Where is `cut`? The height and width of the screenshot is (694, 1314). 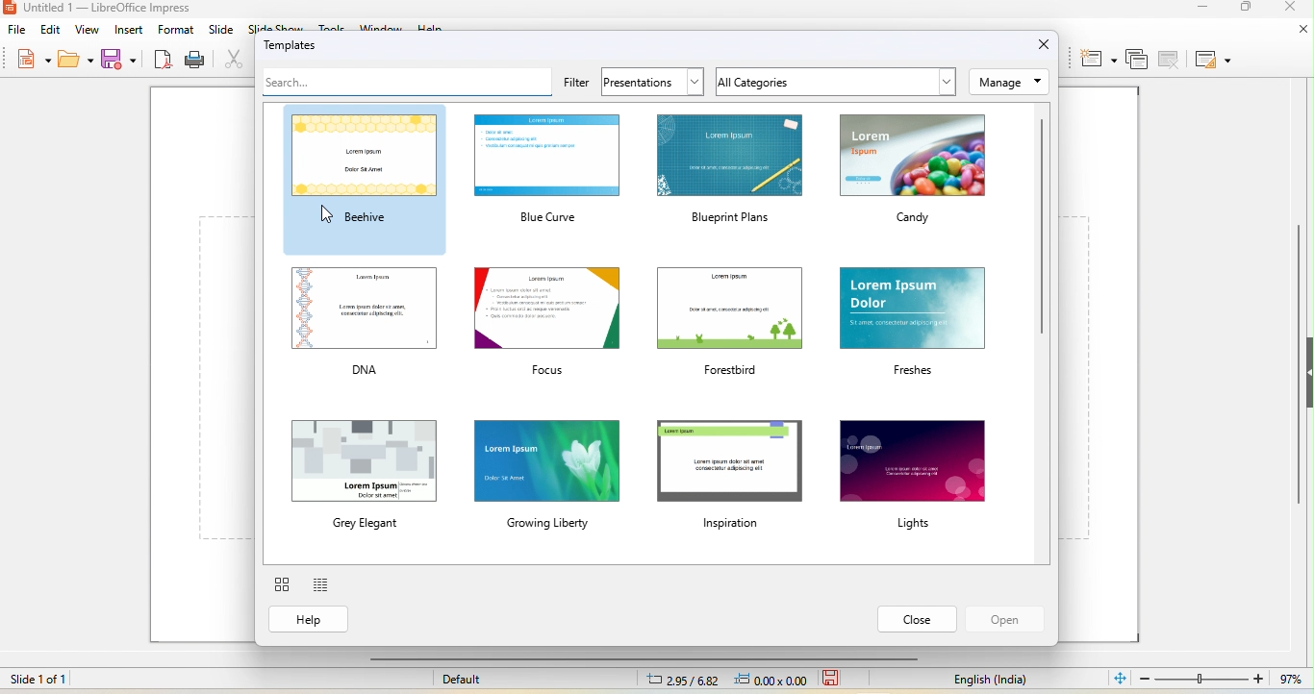 cut is located at coordinates (238, 60).